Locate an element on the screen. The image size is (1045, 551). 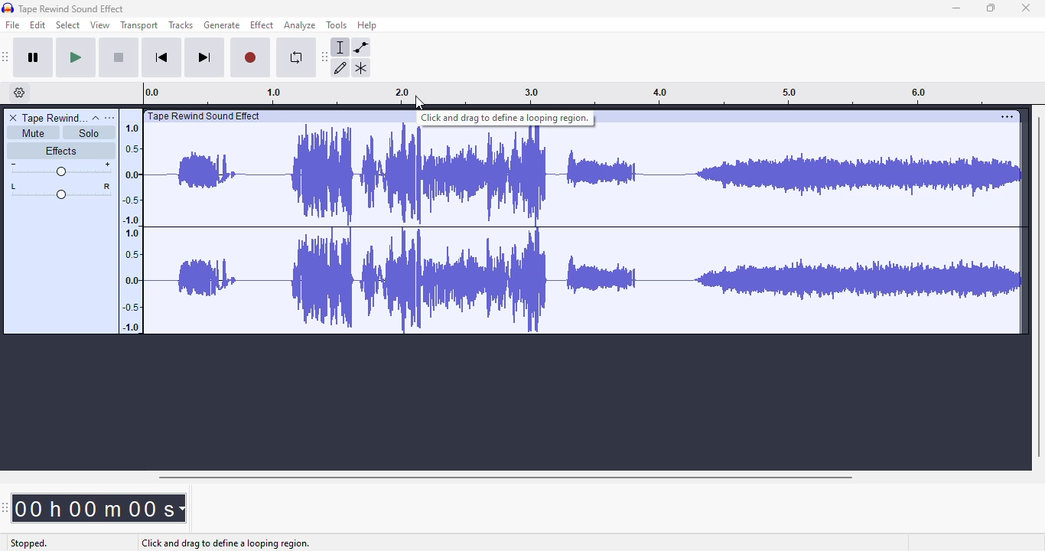
minimize is located at coordinates (956, 8).